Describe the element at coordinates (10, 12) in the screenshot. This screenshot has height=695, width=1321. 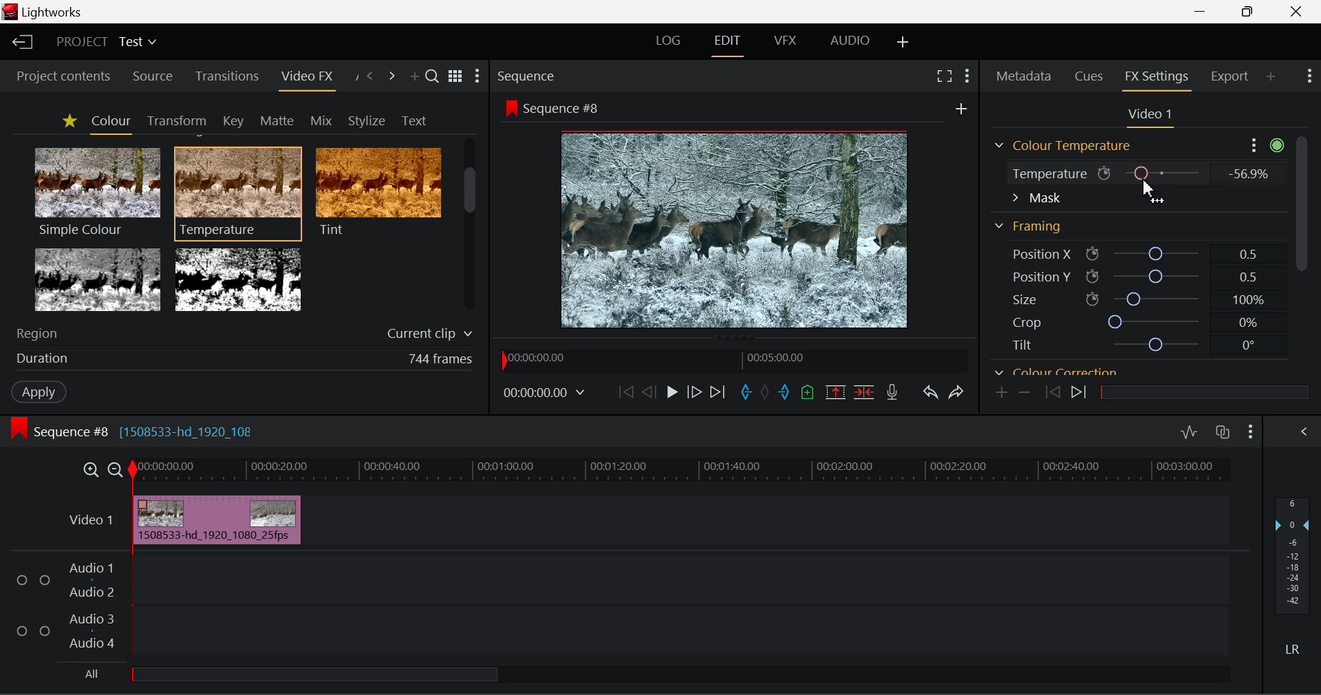
I see `logo` at that location.